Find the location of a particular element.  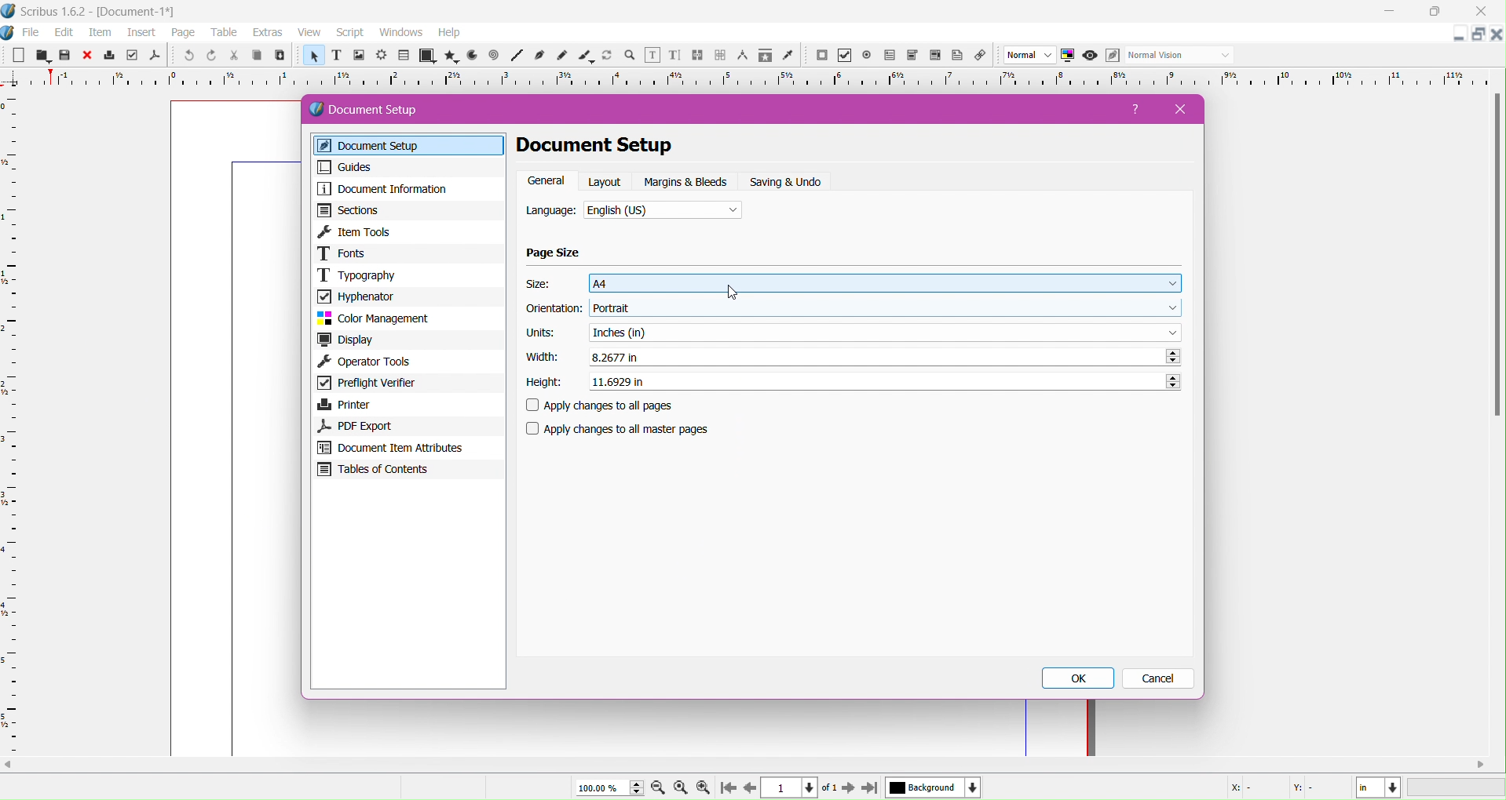

app icon is located at coordinates (9, 33).